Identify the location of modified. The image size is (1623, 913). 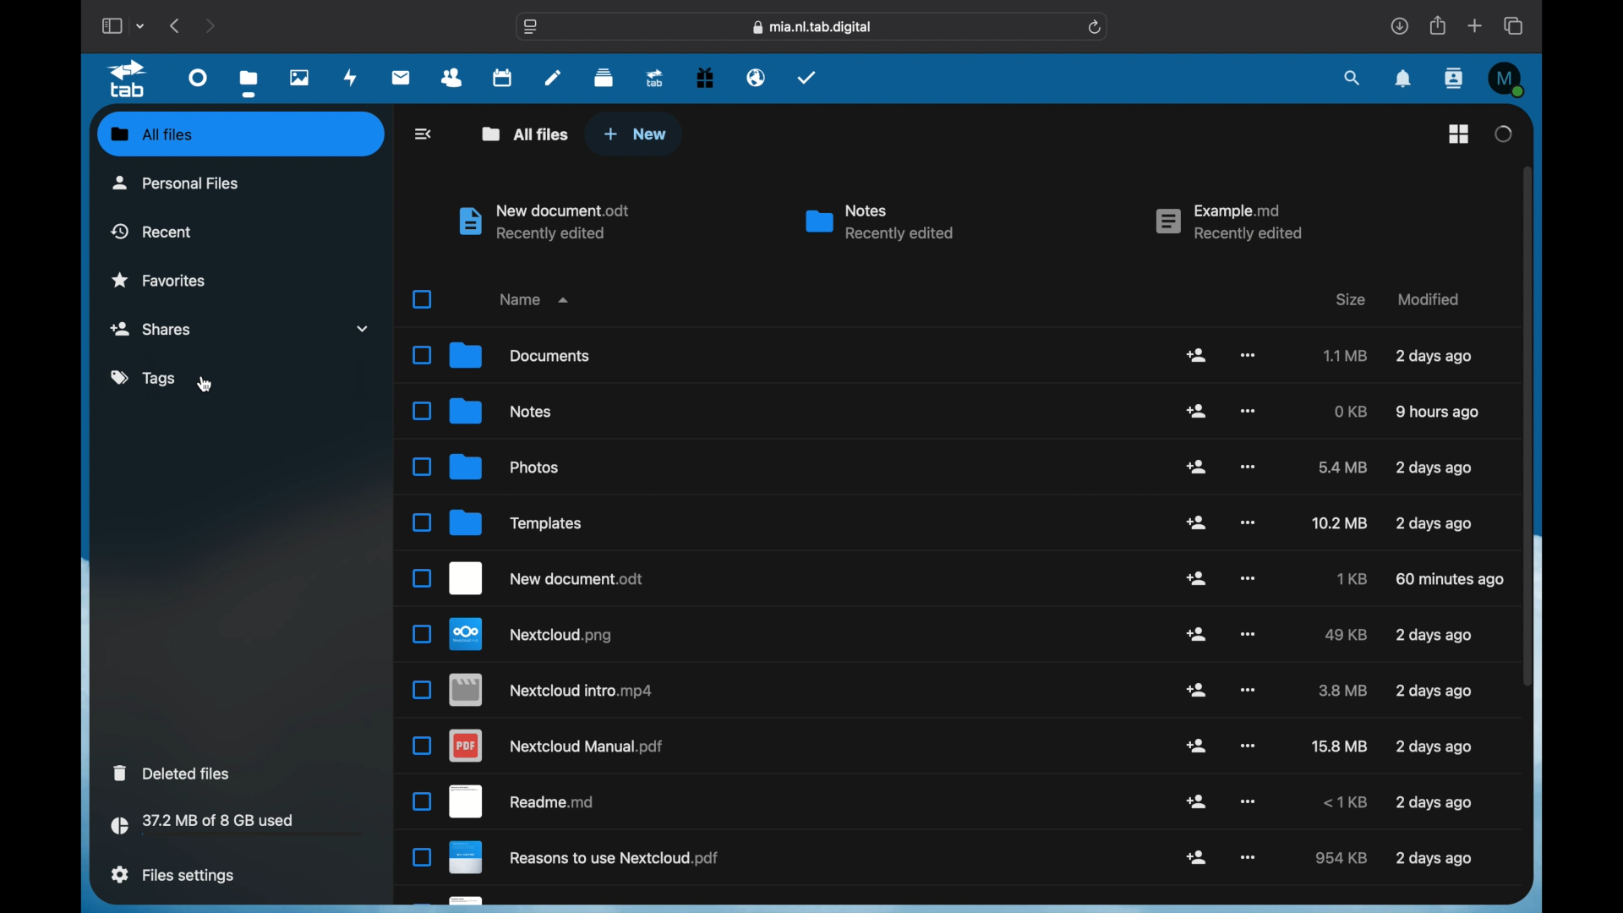
(1432, 803).